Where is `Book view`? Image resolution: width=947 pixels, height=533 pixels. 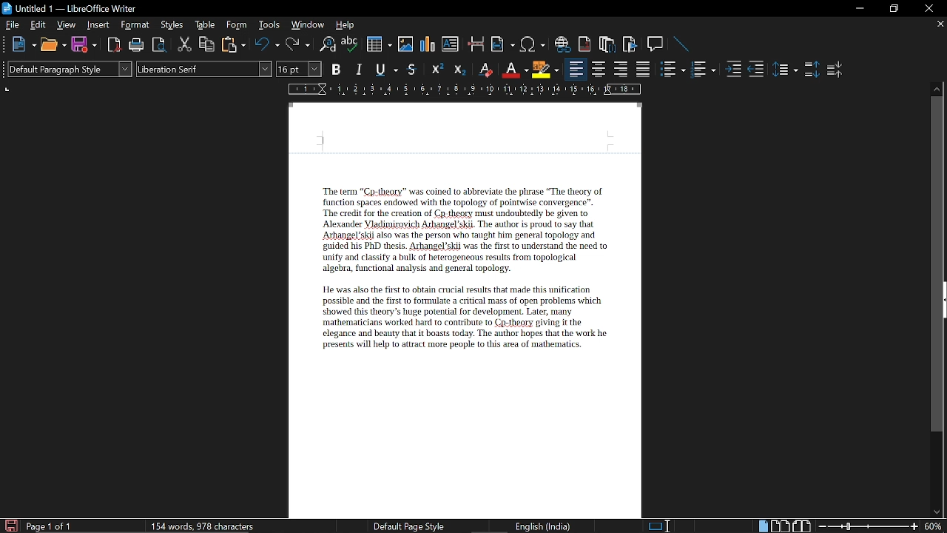 Book view is located at coordinates (803, 526).